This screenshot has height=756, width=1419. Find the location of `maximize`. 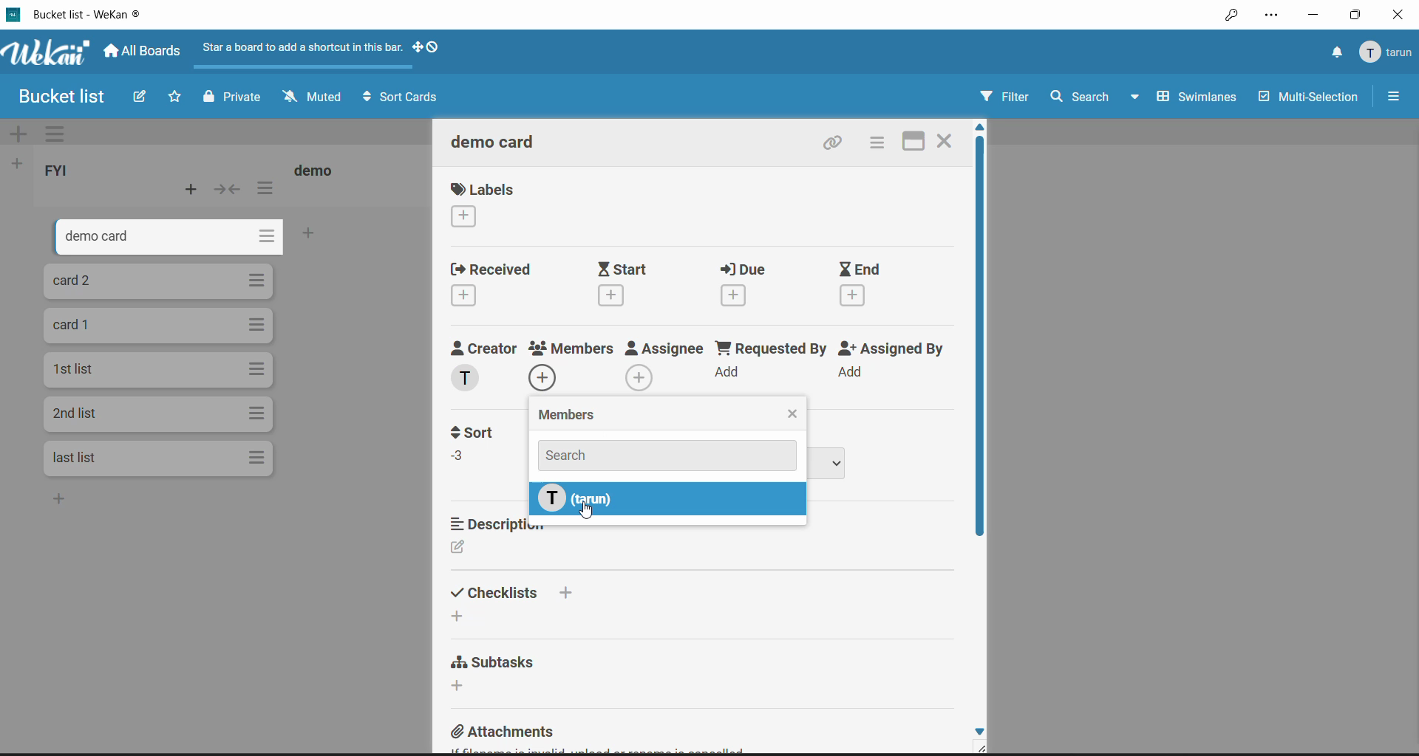

maximize is located at coordinates (1358, 13).